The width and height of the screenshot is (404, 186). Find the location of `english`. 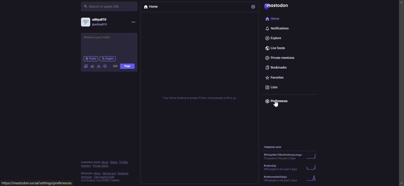

english is located at coordinates (108, 58).